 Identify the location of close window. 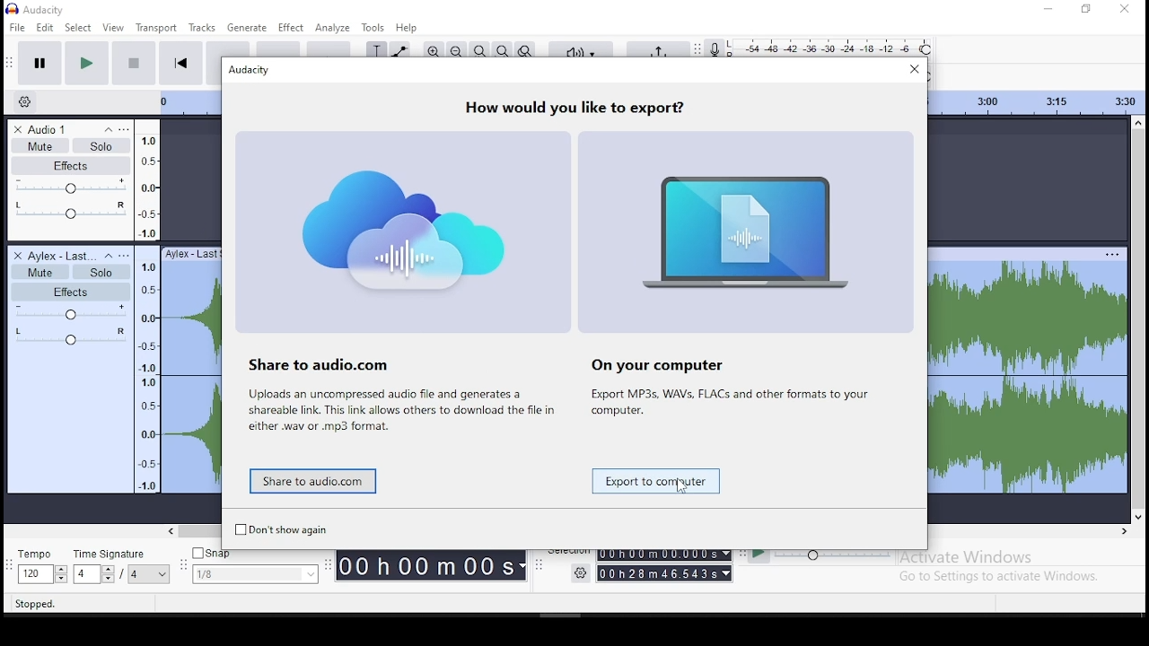
(1128, 9).